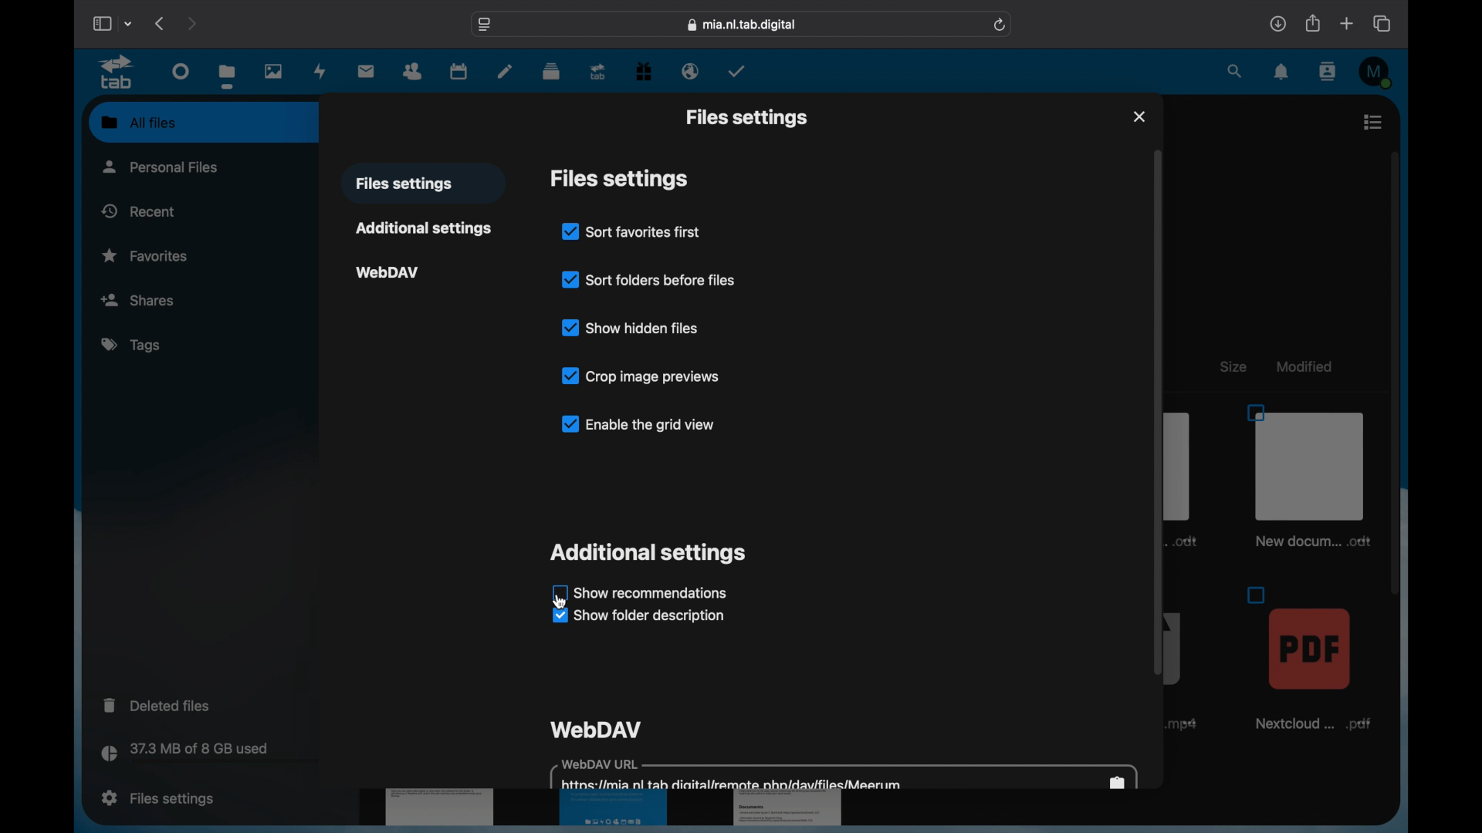 The height and width of the screenshot is (833, 1482). I want to click on files settings, so click(747, 119).